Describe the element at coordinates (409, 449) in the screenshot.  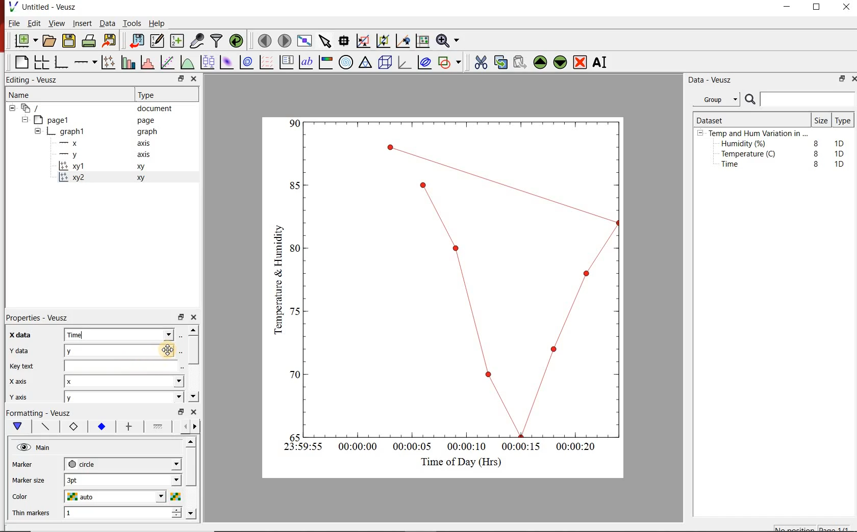
I see `00:00:05` at that location.